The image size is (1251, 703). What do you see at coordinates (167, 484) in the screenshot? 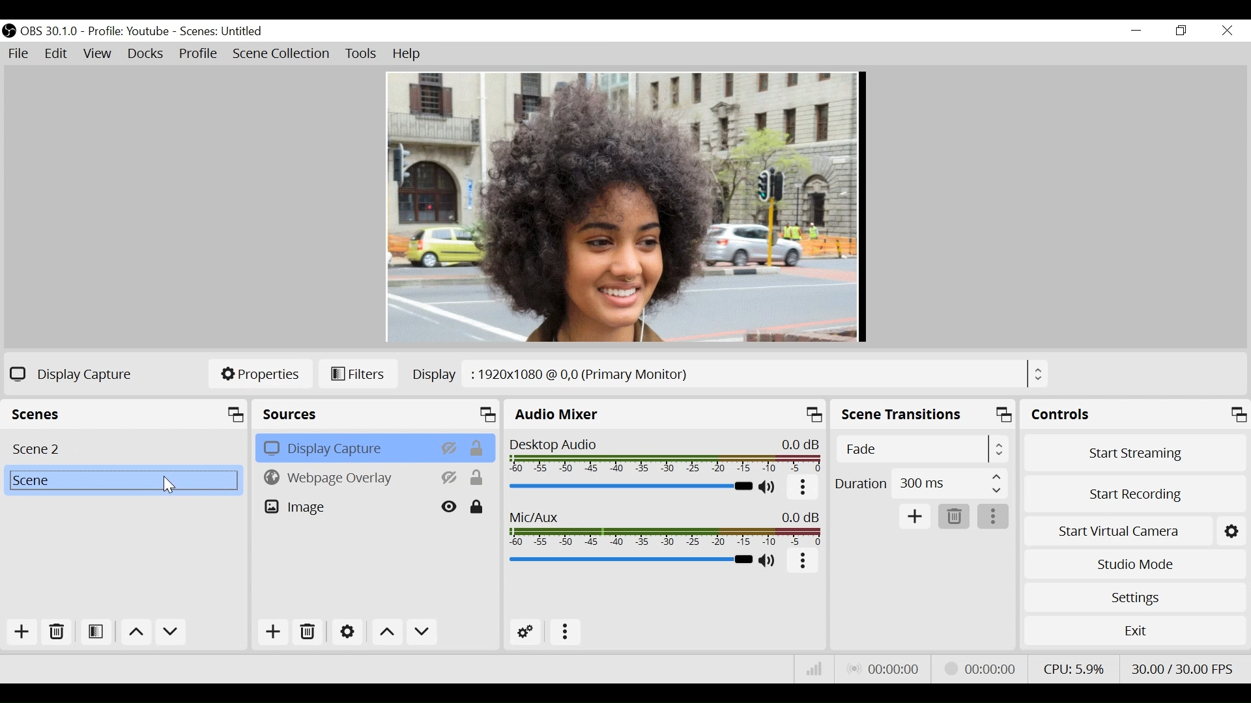
I see `Cursor` at bounding box center [167, 484].